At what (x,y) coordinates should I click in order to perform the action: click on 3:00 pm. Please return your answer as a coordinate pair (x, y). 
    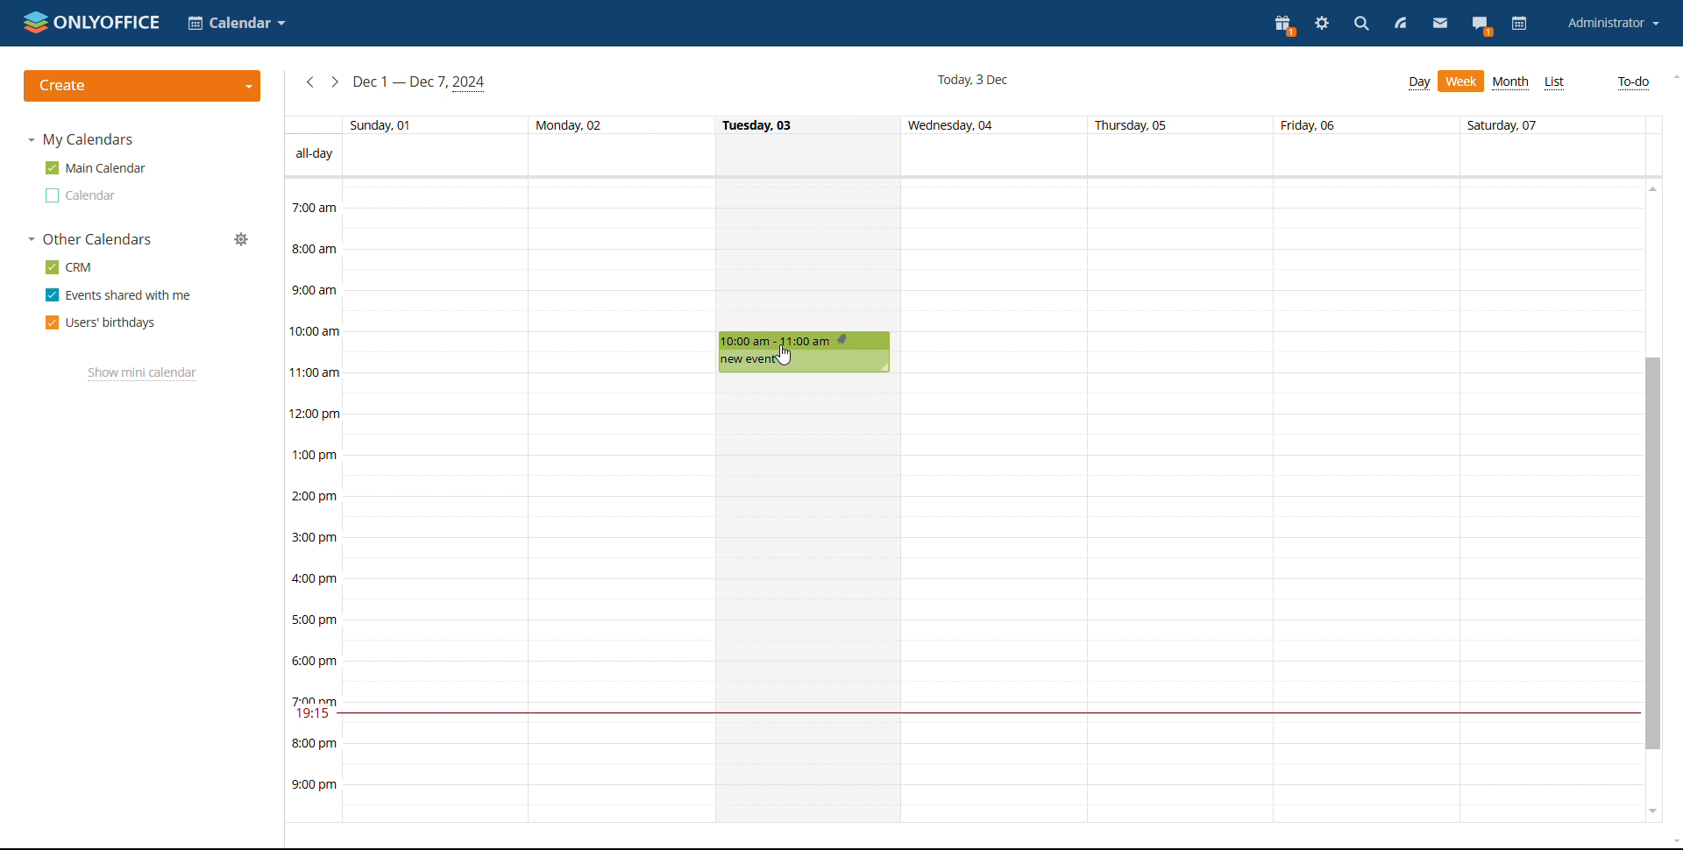
    Looking at the image, I should click on (317, 537).